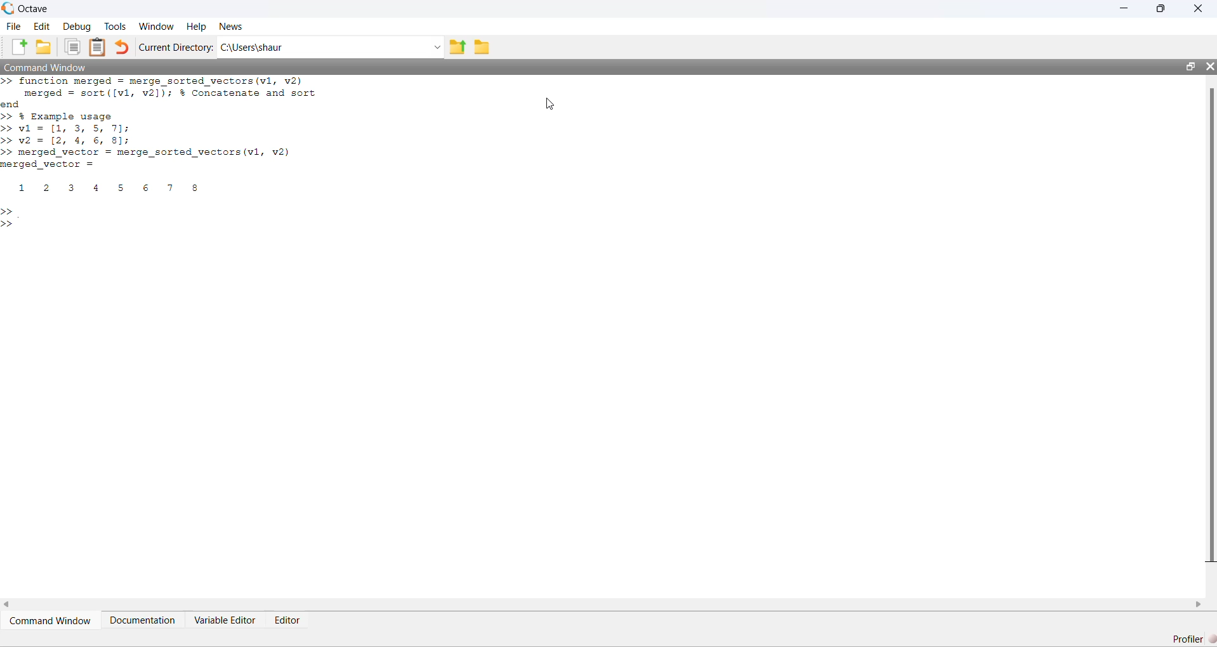  What do you see at coordinates (253, 48) in the screenshot?
I see `C:\Users\shaur` at bounding box center [253, 48].